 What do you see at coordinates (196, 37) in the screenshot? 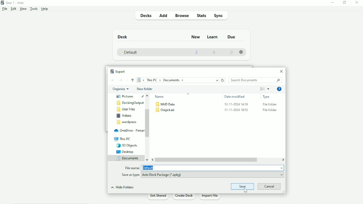
I see `New` at bounding box center [196, 37].